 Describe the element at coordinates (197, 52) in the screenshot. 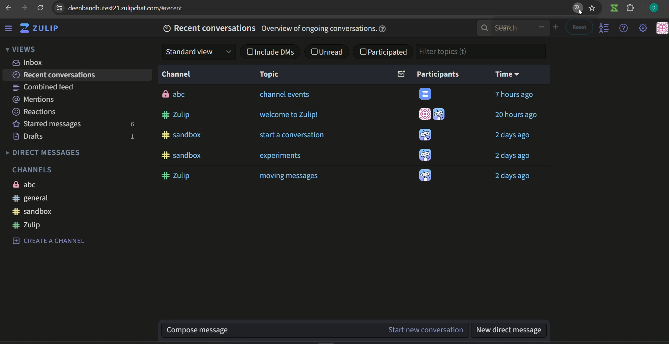

I see `standard view` at that location.